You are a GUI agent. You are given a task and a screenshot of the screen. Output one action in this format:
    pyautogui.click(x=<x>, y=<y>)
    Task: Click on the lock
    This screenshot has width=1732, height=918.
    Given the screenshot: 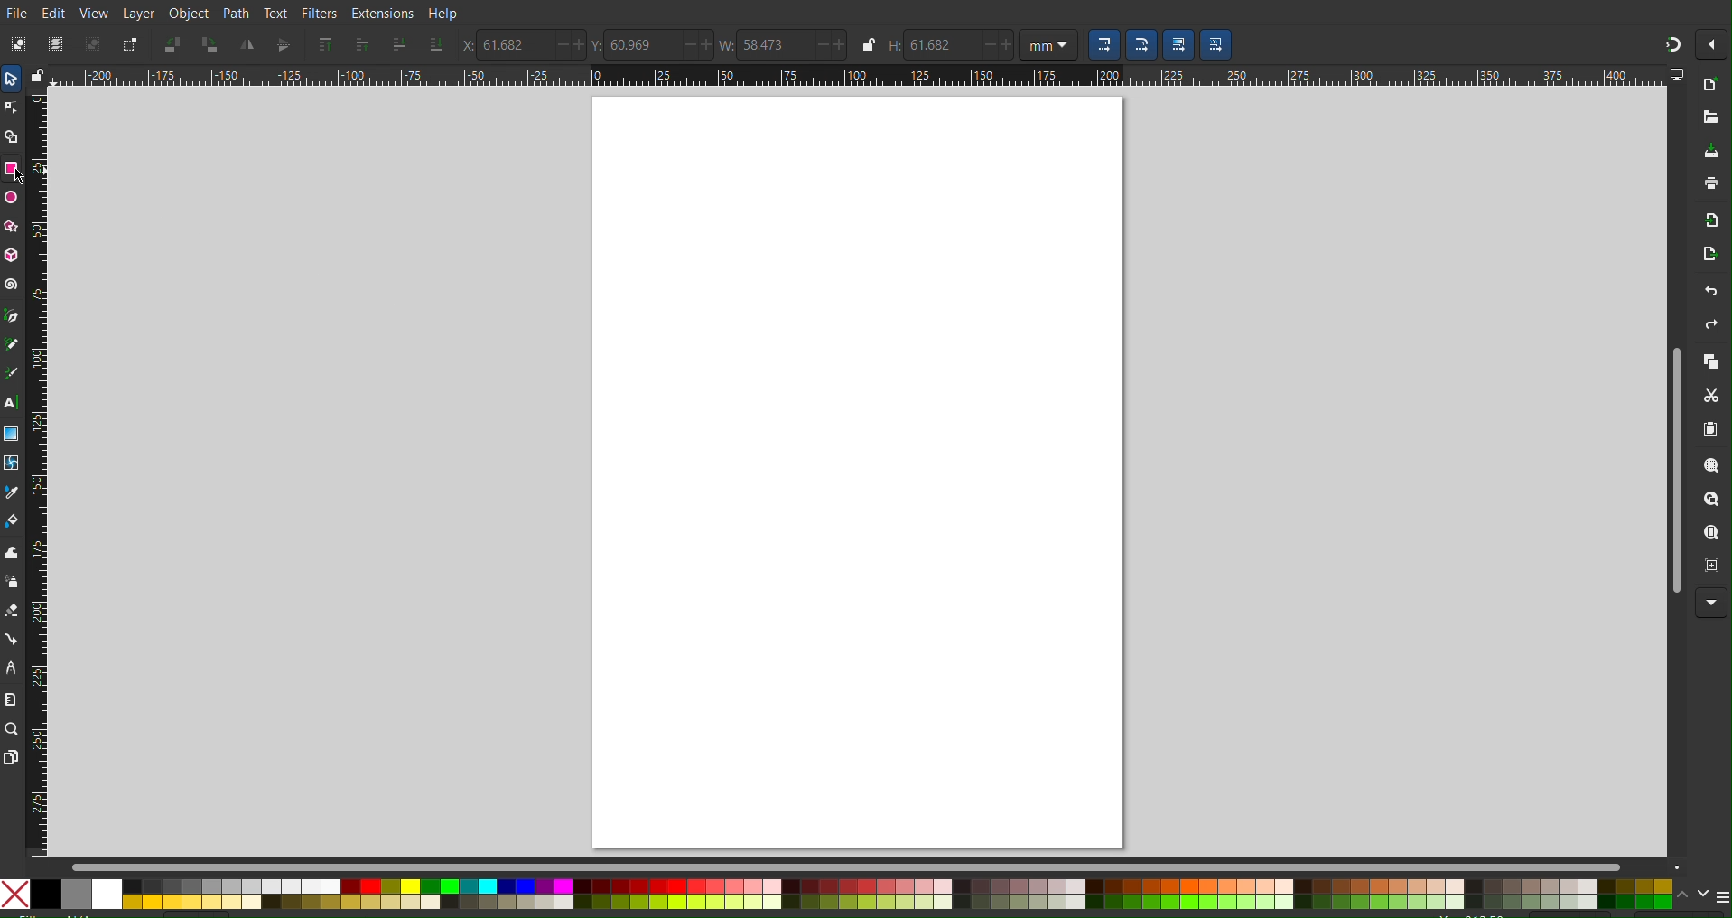 What is the action you would take?
    pyautogui.click(x=35, y=72)
    